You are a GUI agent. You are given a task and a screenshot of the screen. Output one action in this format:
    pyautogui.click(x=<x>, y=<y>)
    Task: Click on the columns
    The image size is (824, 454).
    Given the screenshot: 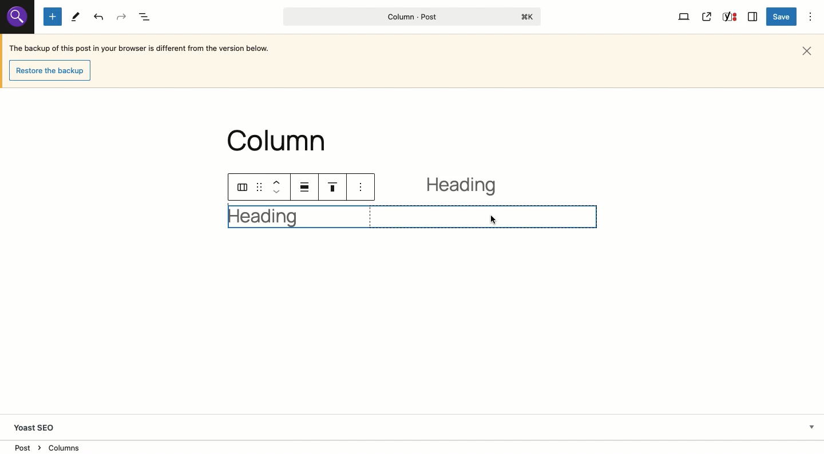 What is the action you would take?
    pyautogui.click(x=241, y=188)
    